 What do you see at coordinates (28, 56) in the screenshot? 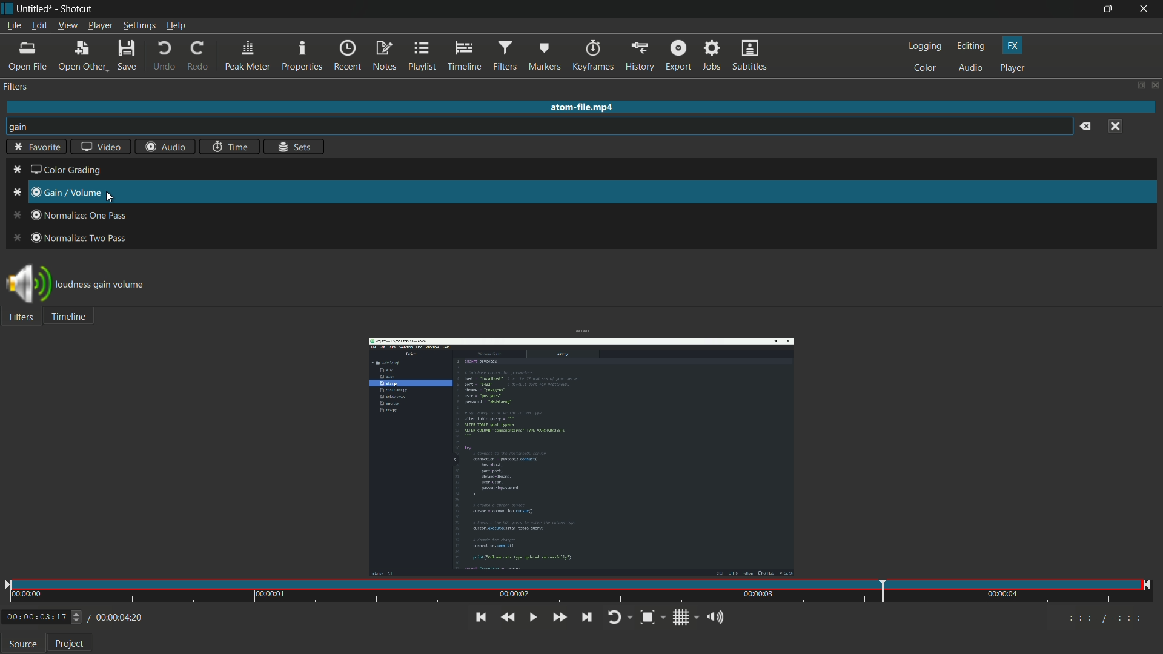
I see `open file` at bounding box center [28, 56].